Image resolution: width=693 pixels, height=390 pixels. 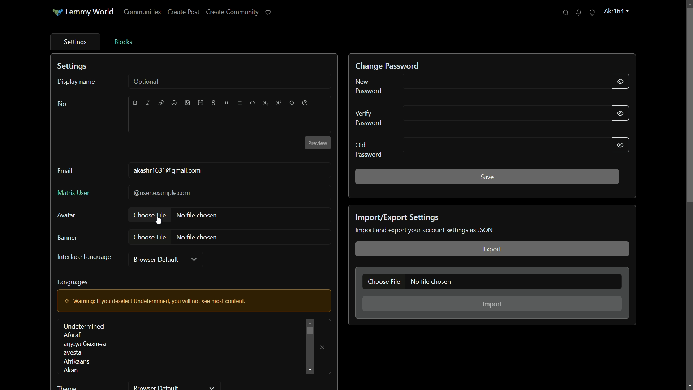 What do you see at coordinates (74, 42) in the screenshot?
I see `settings tab` at bounding box center [74, 42].